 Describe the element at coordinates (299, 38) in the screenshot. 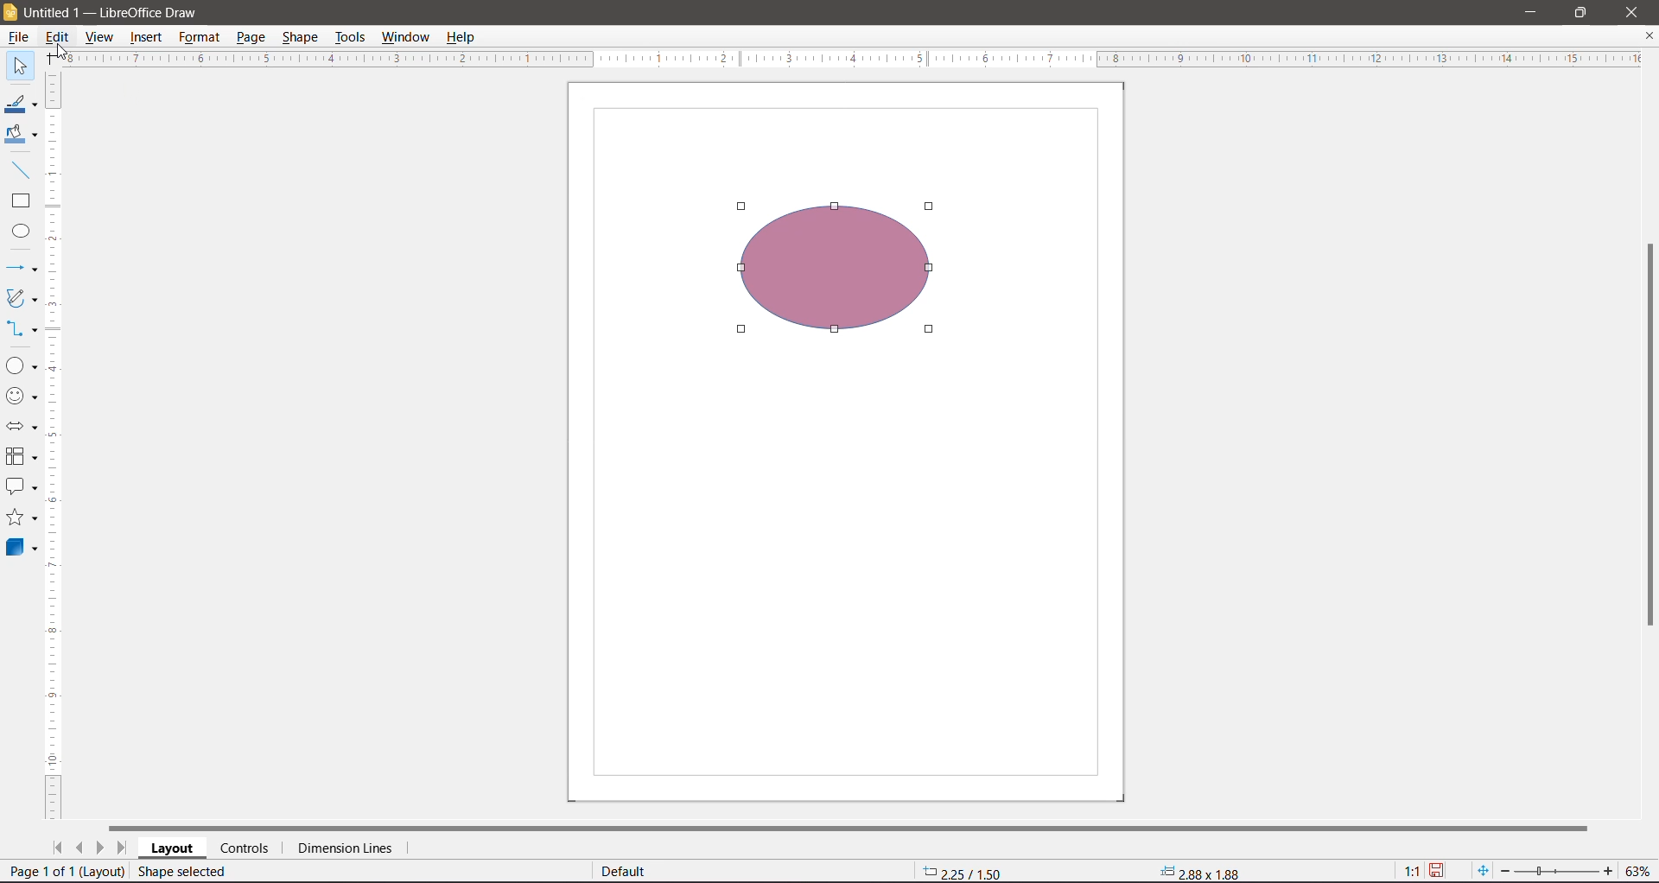

I see `Shape` at that location.